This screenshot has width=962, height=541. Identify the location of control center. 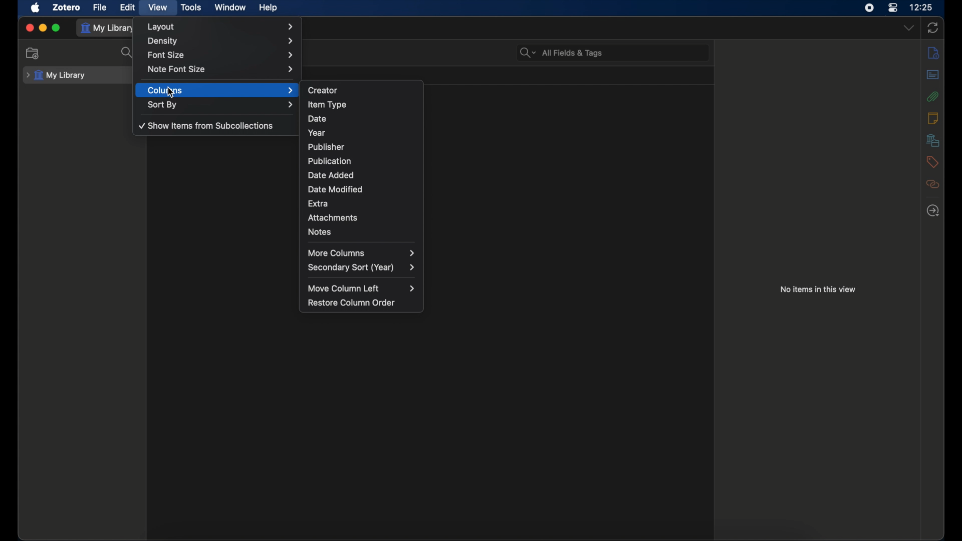
(893, 8).